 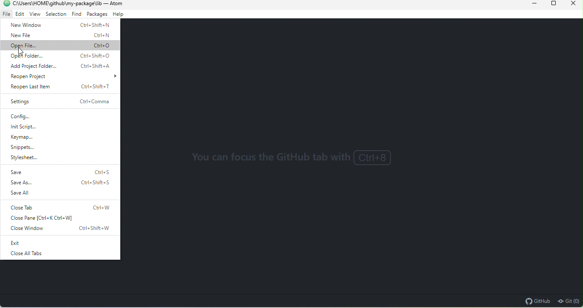 I want to click on reopen project, so click(x=63, y=77).